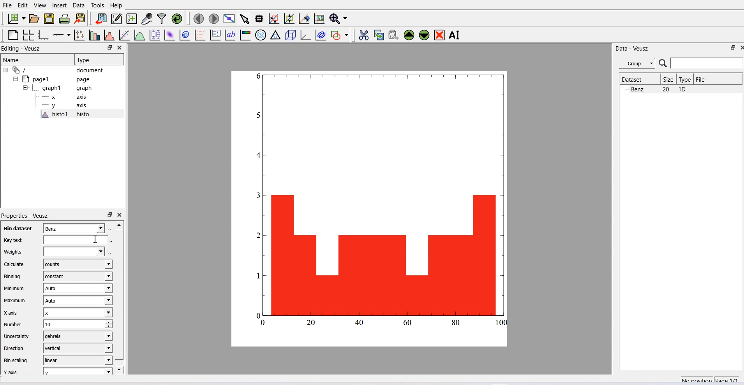  I want to click on Polar Graph, so click(261, 35).